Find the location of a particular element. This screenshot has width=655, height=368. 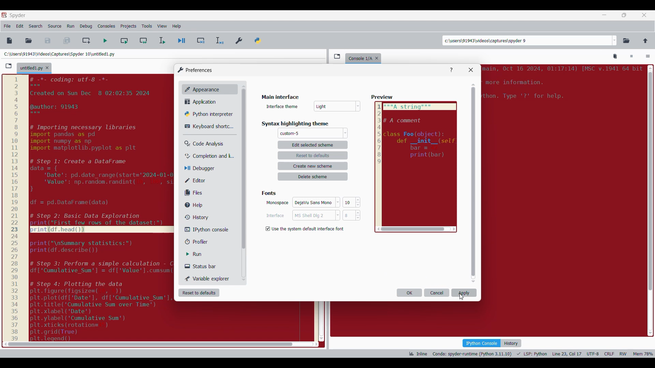

edit selected scheme is located at coordinates (312, 144).